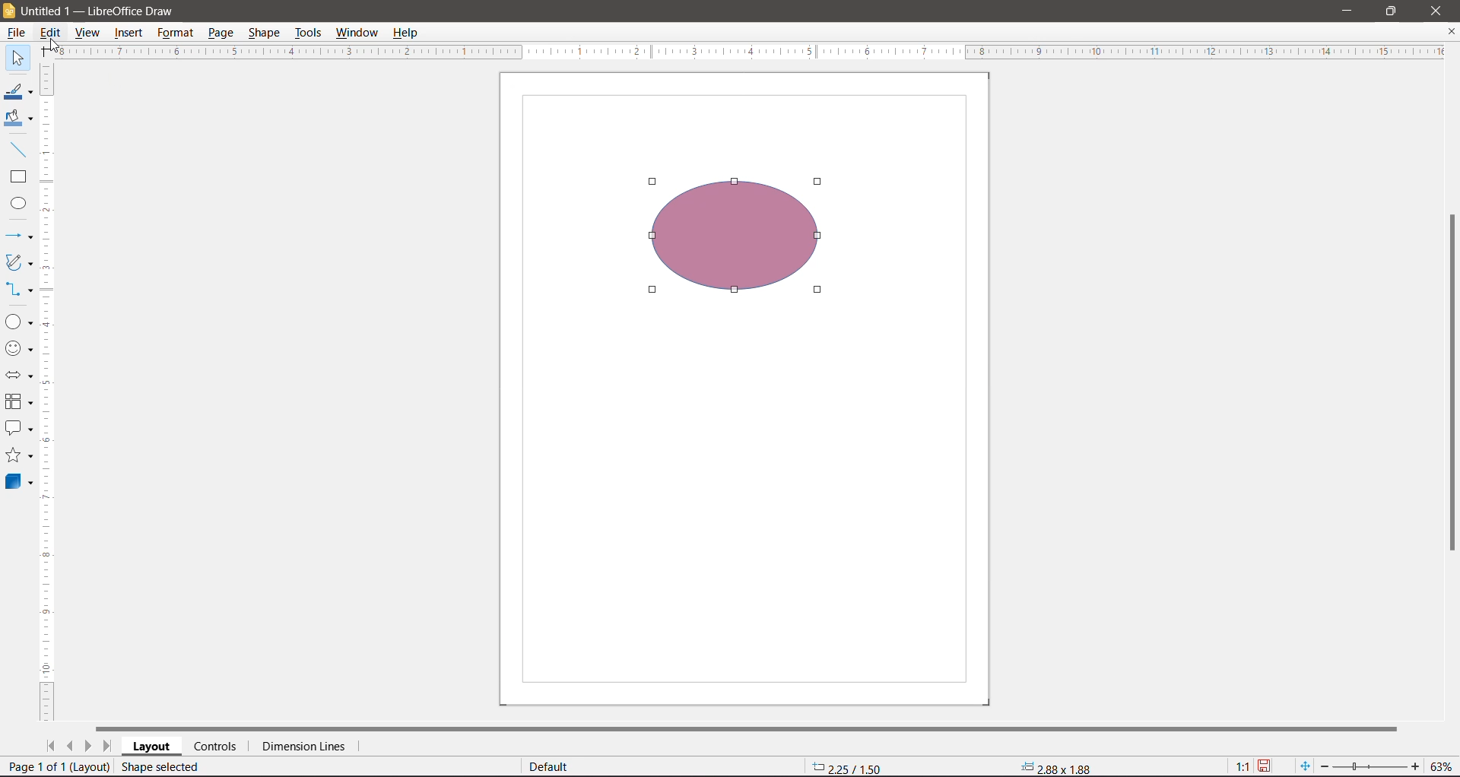 The image size is (1460, 777). What do you see at coordinates (307, 747) in the screenshot?
I see `Dimension Lines` at bounding box center [307, 747].